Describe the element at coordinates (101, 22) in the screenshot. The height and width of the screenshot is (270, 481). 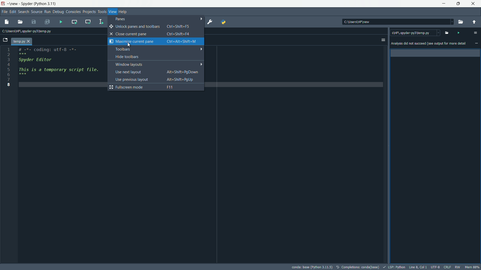
I see `run selection` at that location.